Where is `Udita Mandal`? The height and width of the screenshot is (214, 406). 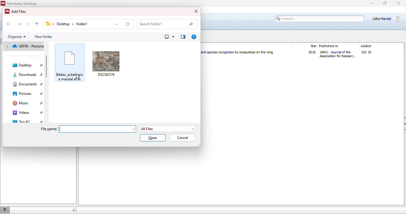
Udita Mandal is located at coordinates (386, 18).